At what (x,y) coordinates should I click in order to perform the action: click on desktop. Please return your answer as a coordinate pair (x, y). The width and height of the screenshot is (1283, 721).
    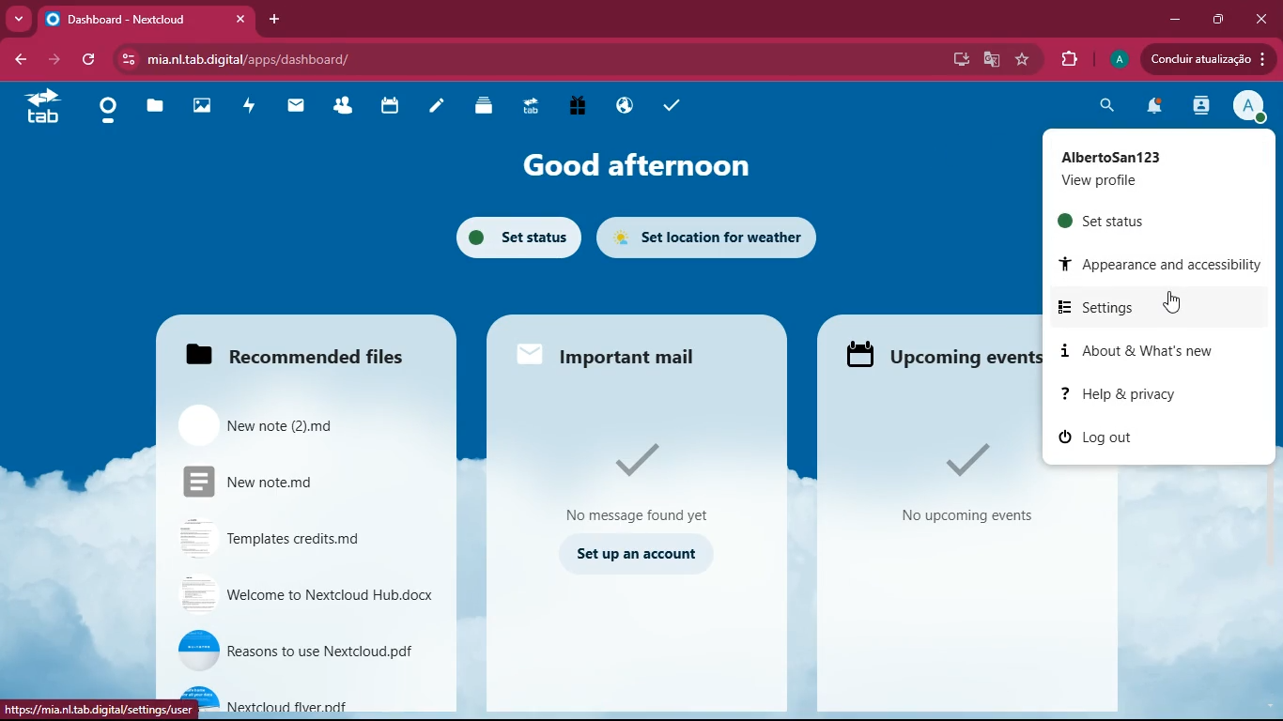
    Looking at the image, I should click on (956, 60).